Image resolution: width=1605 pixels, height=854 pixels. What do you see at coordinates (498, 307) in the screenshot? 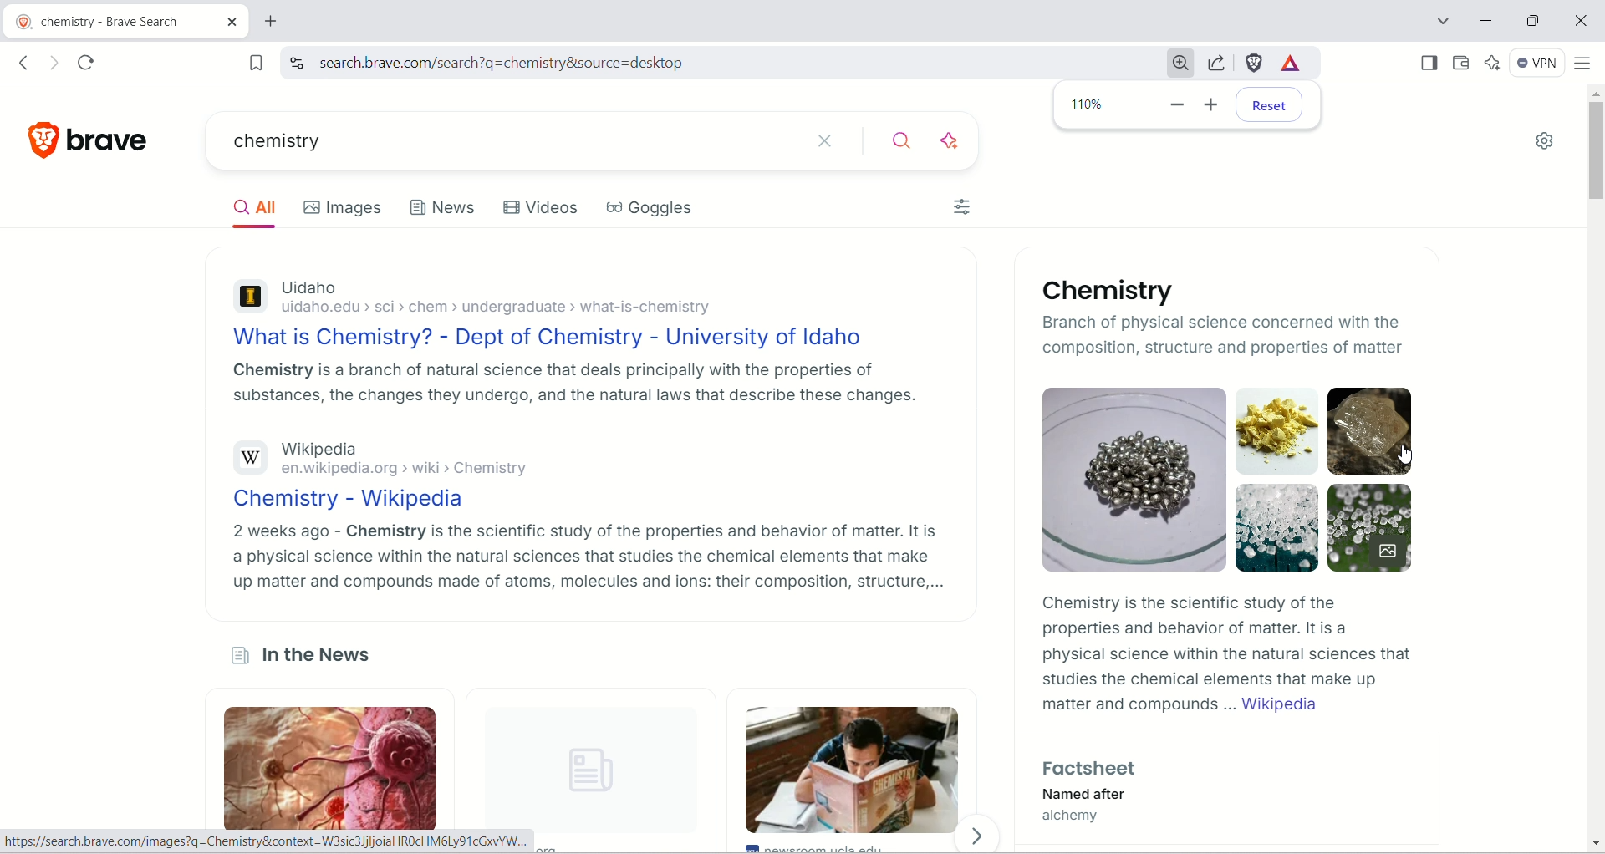
I see `uidaho.edu > sci > chem > undergraduate > what-is-chemistry` at bounding box center [498, 307].